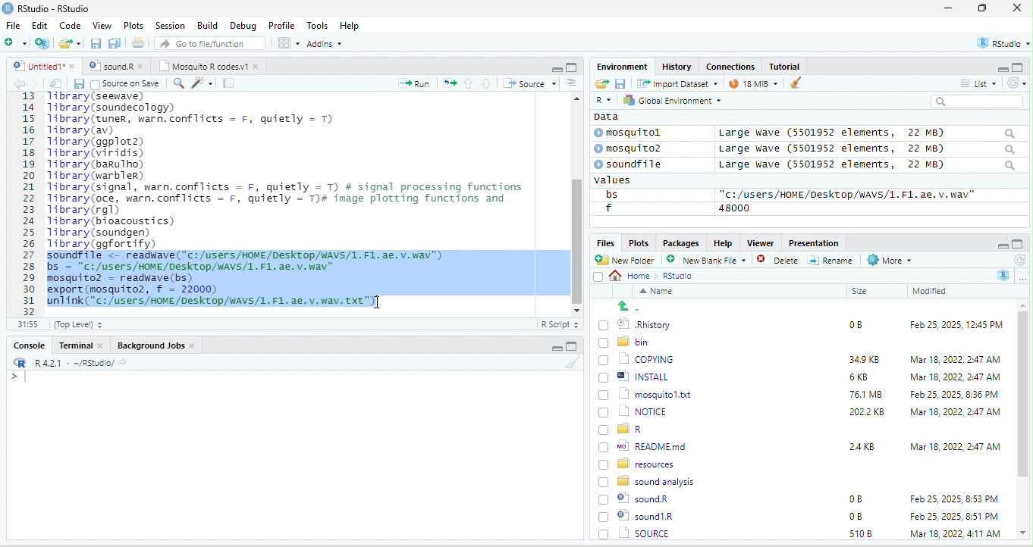 This screenshot has width=1033, height=547. I want to click on down, so click(487, 83).